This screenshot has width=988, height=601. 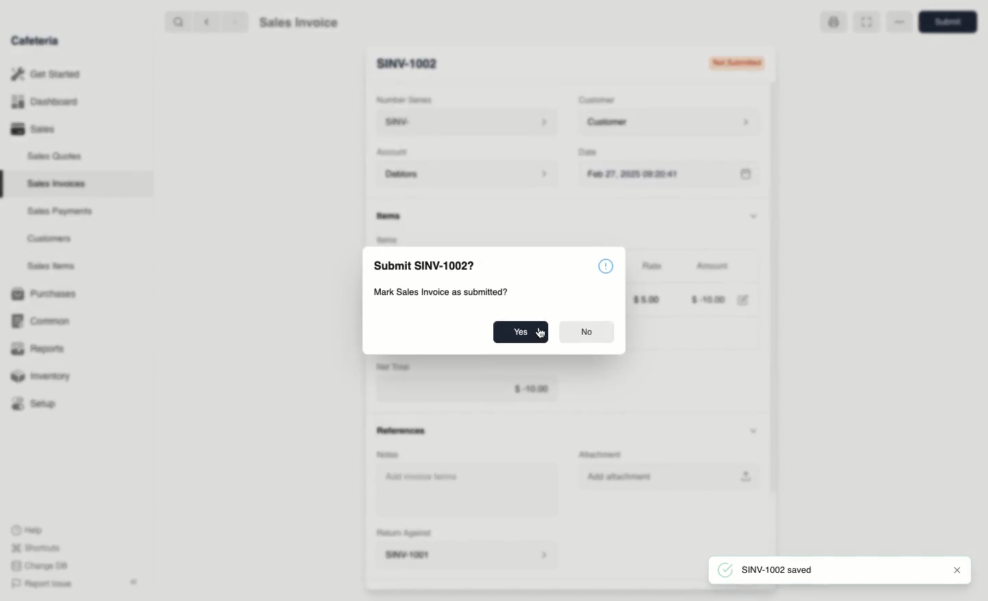 I want to click on Collapse, so click(x=135, y=582).